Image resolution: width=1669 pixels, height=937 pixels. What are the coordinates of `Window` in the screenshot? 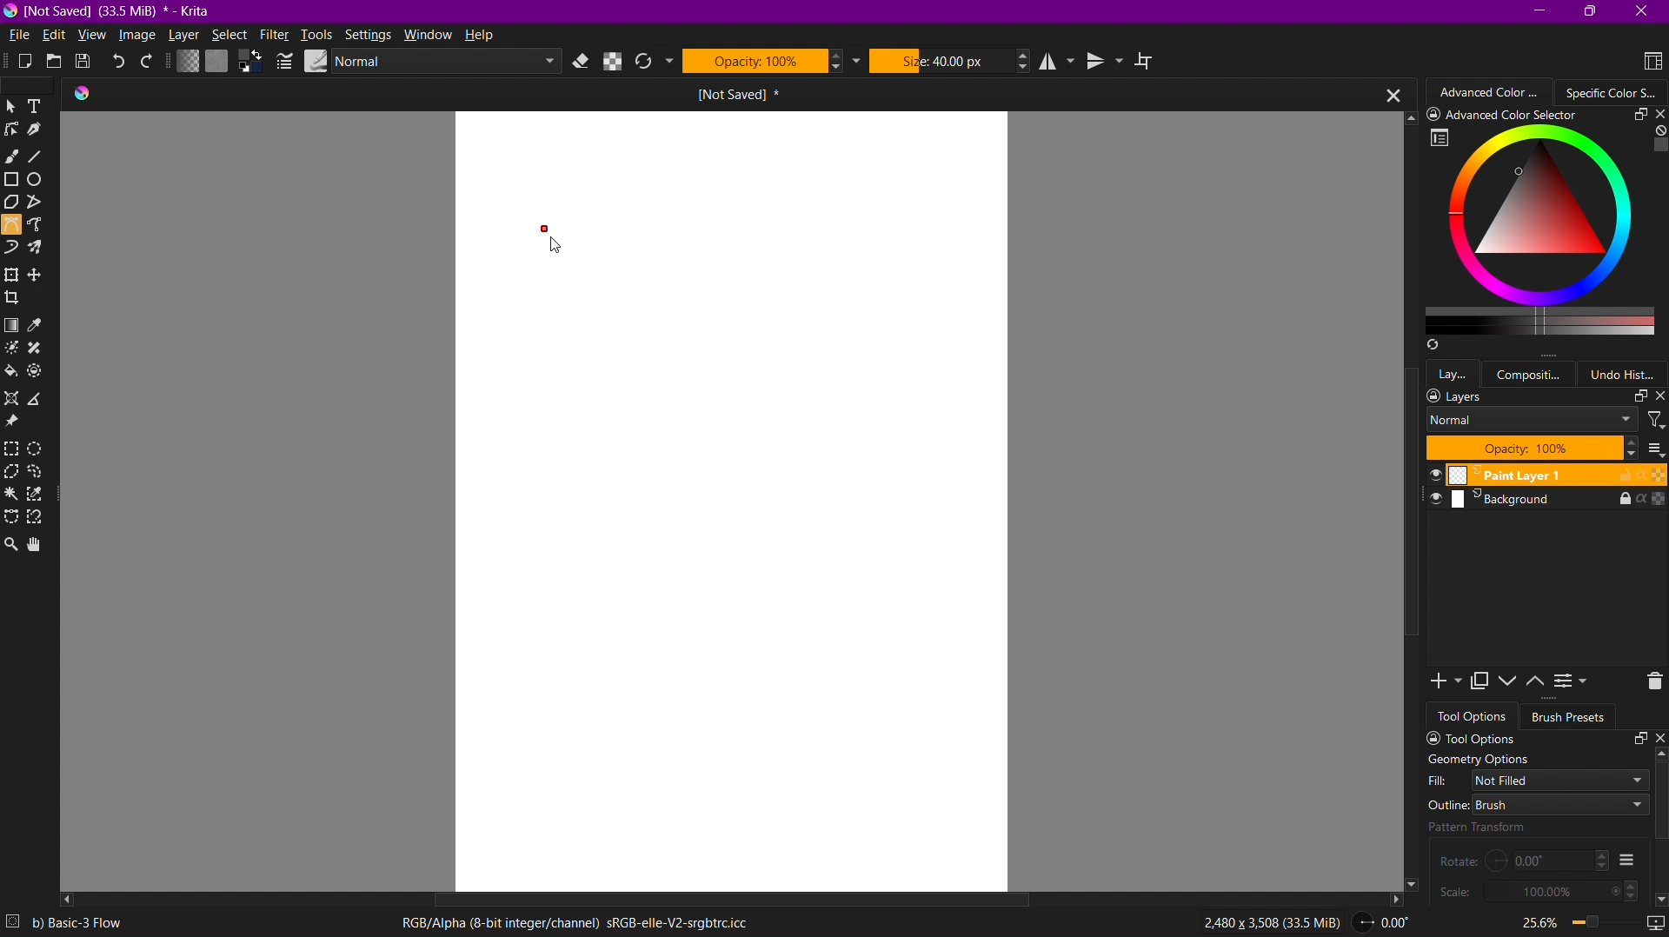 It's located at (431, 35).